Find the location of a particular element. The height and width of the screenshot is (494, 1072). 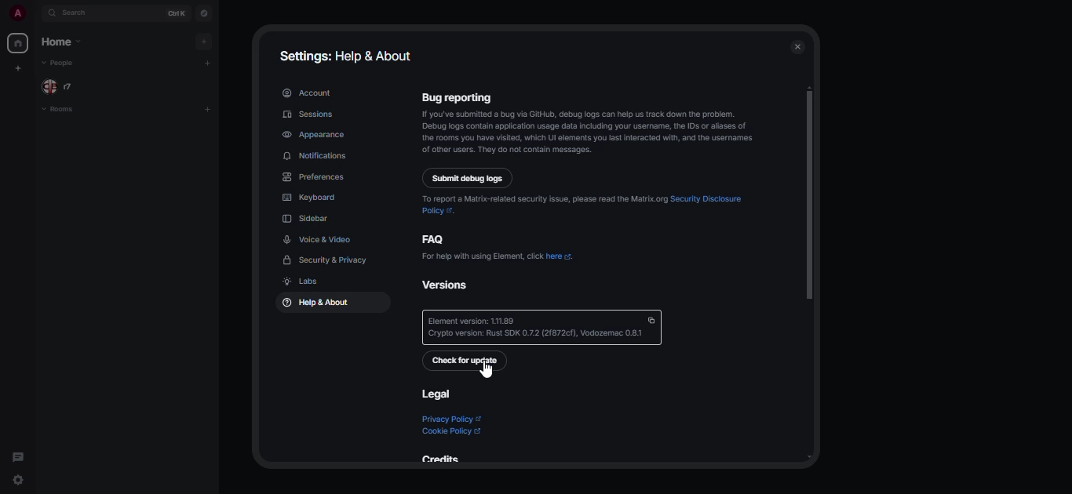

people is located at coordinates (60, 63).